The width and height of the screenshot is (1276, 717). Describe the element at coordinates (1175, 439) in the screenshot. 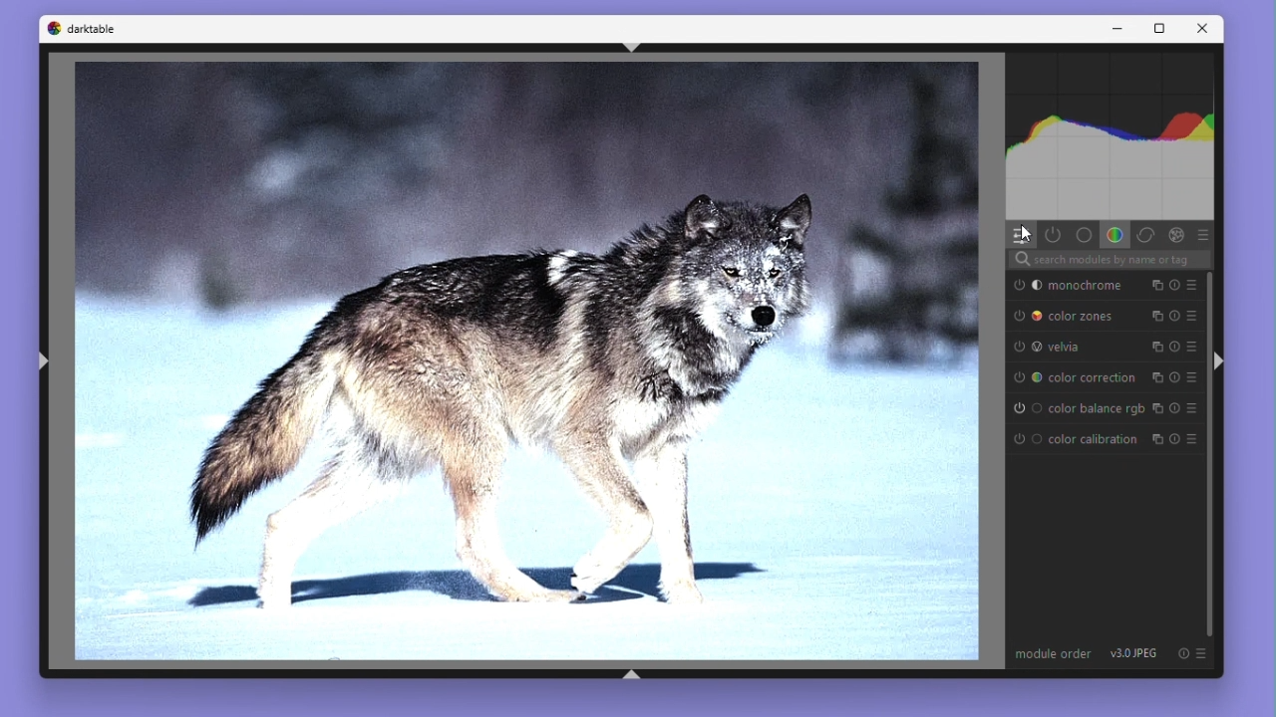

I see `reset` at that location.